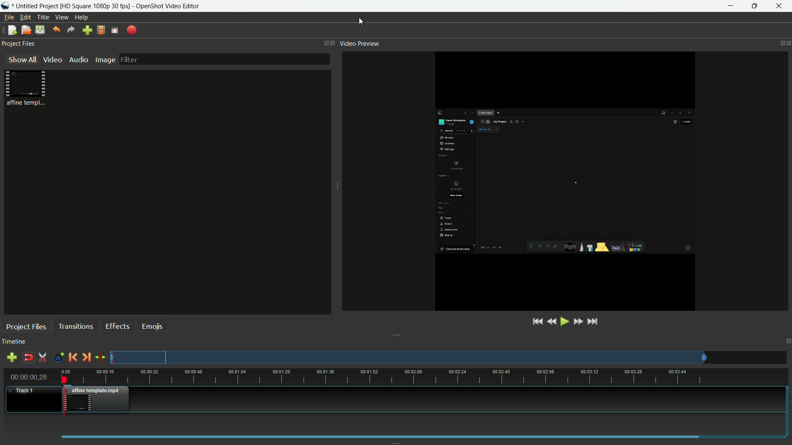 Image resolution: width=792 pixels, height=445 pixels. I want to click on close video preview, so click(787, 43).